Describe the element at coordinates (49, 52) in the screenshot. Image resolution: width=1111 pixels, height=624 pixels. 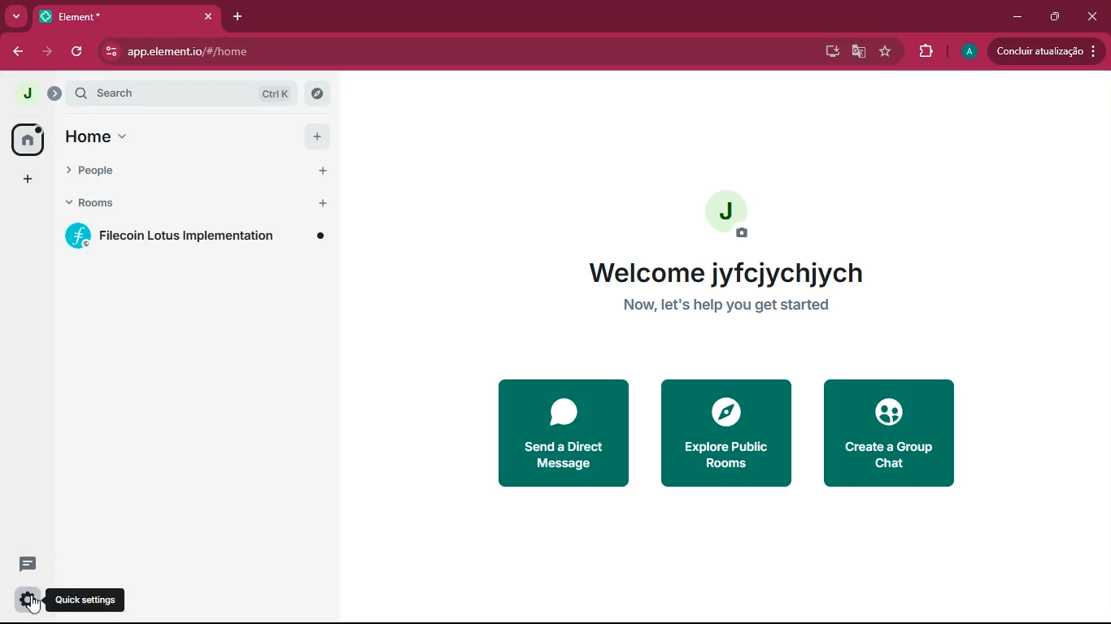
I see `forward` at that location.